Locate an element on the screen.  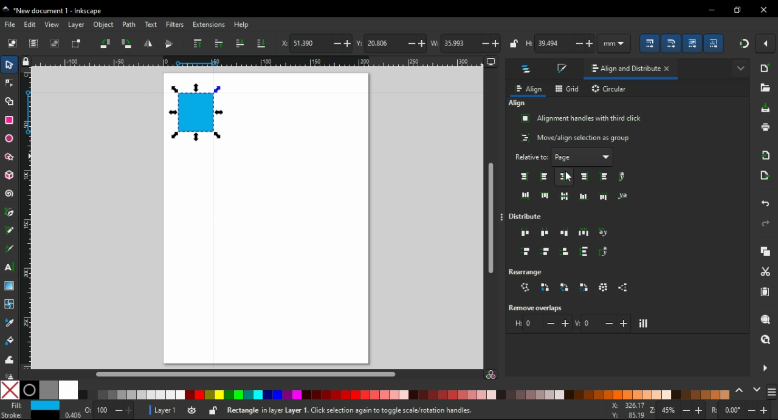
align right edges is located at coordinates (585, 177).